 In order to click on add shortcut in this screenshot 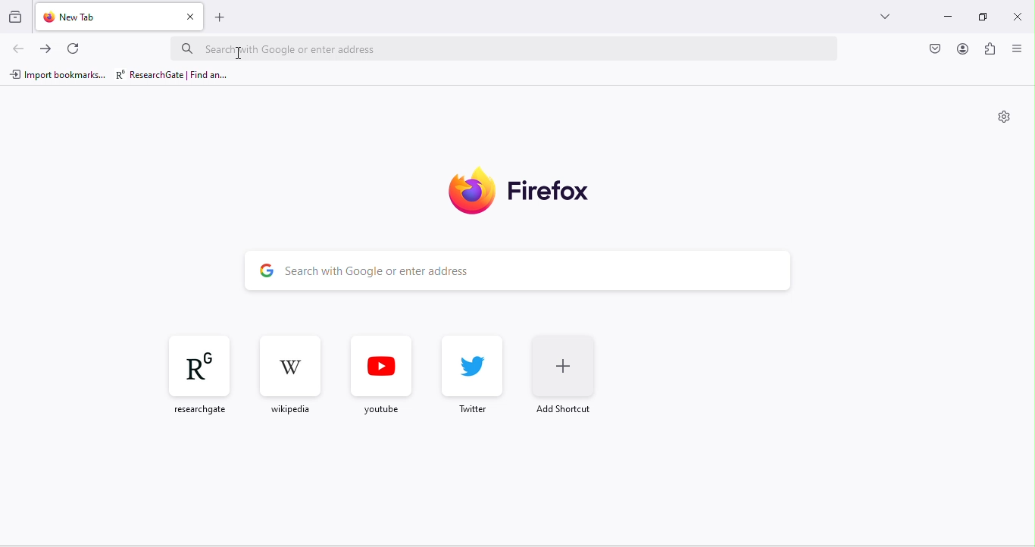, I will do `click(566, 374)`.